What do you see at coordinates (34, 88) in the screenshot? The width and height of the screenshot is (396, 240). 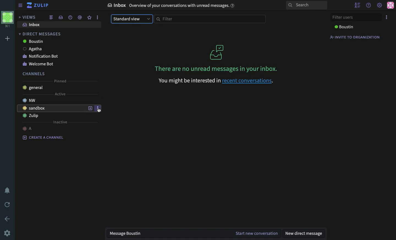 I see `general` at bounding box center [34, 88].